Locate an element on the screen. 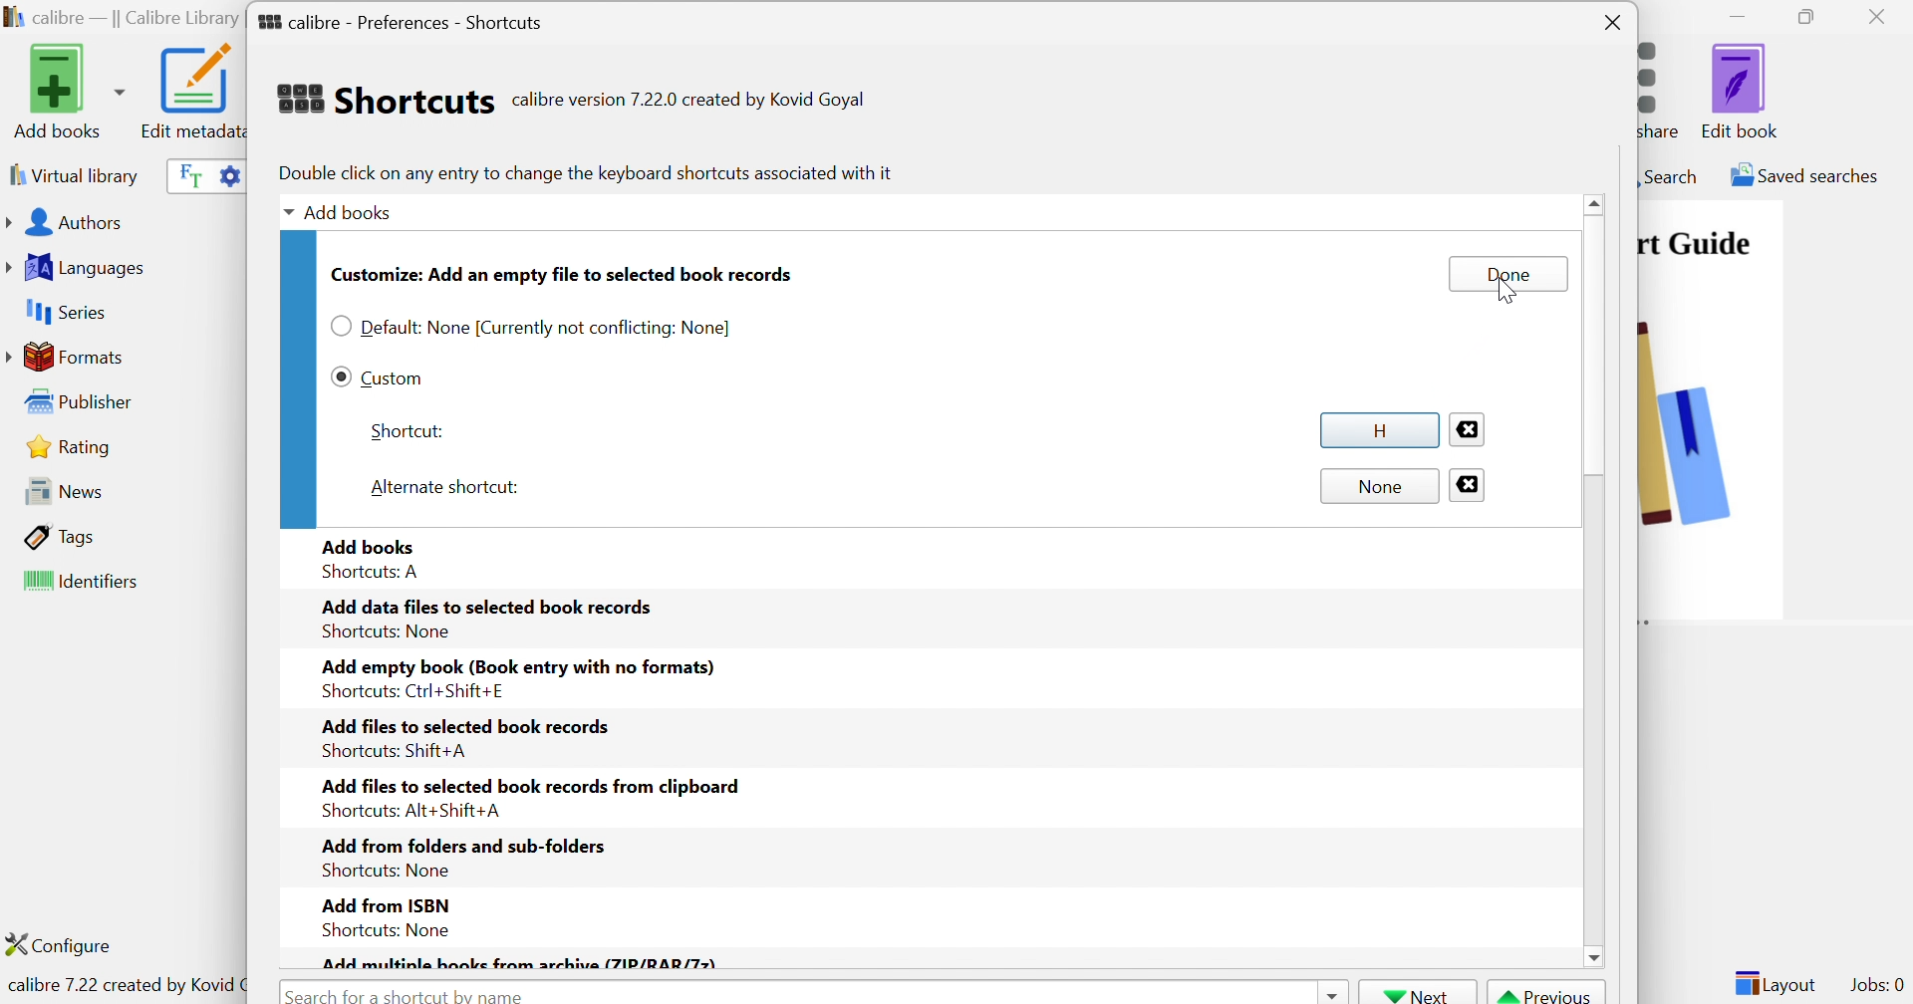 The height and width of the screenshot is (1004, 1913). Shortcuts: A is located at coordinates (374, 573).